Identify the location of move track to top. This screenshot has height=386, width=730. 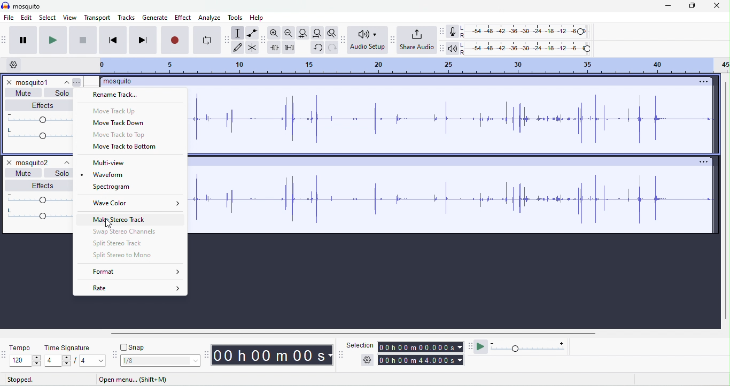
(118, 135).